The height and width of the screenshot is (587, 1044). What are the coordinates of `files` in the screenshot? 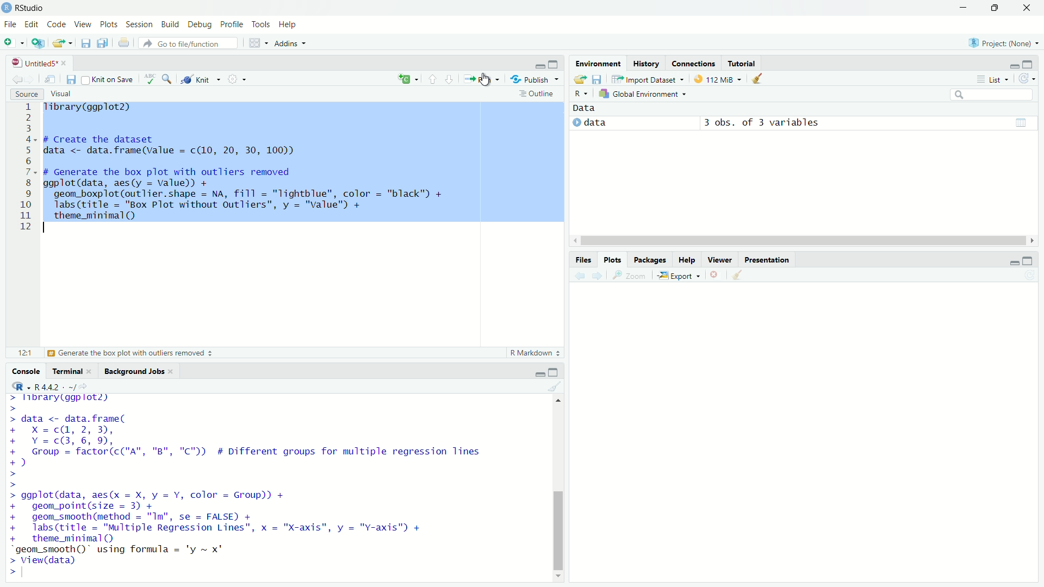 It's located at (84, 44).